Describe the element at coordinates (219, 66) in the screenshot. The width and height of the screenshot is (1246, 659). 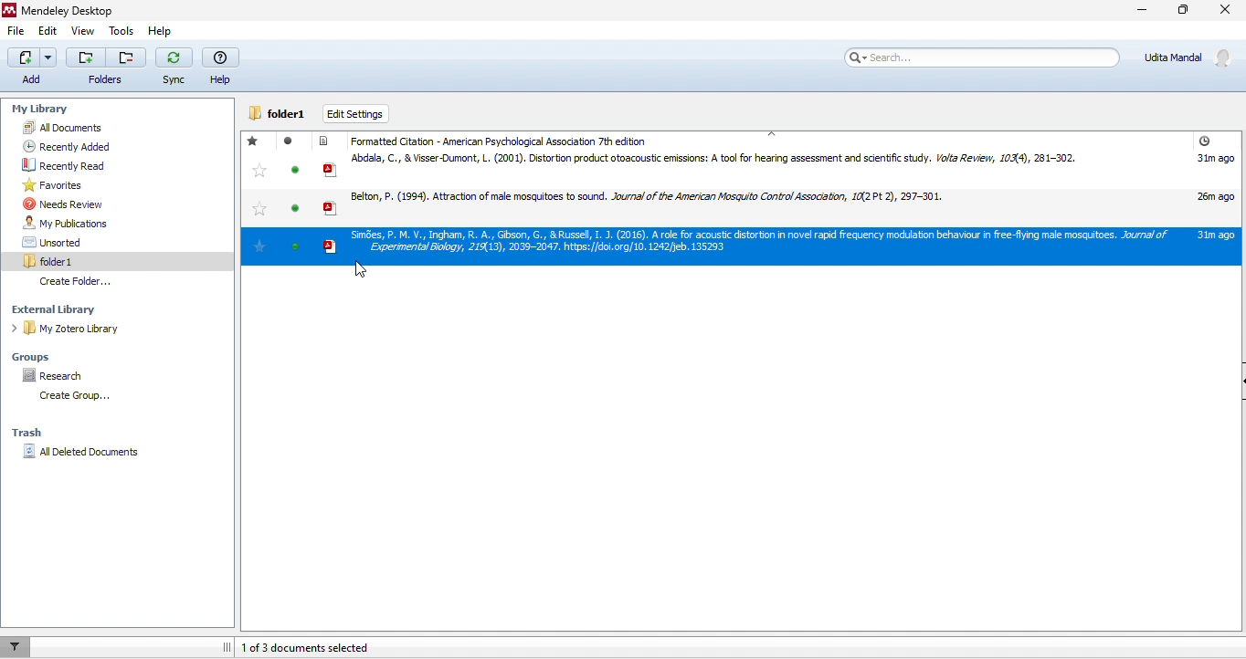
I see `help` at that location.